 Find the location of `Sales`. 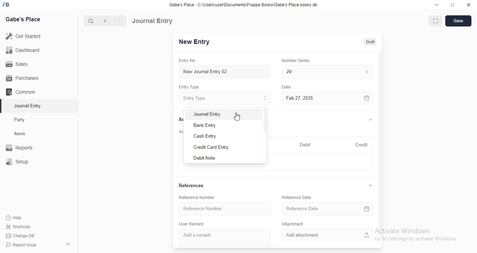

Sales is located at coordinates (18, 65).